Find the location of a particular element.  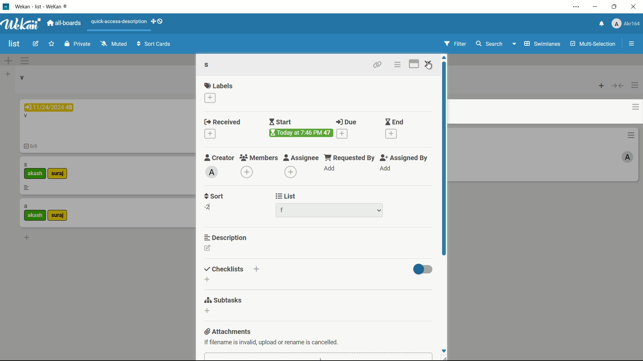

card actions is located at coordinates (398, 66).